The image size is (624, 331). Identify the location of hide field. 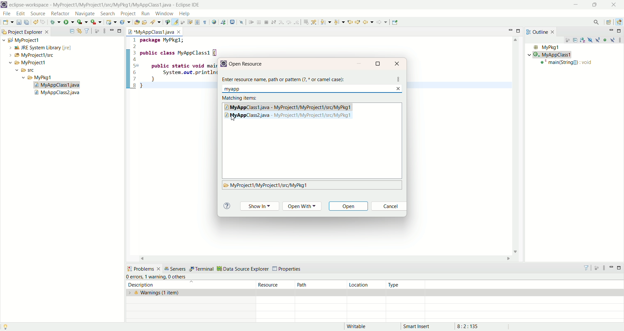
(589, 40).